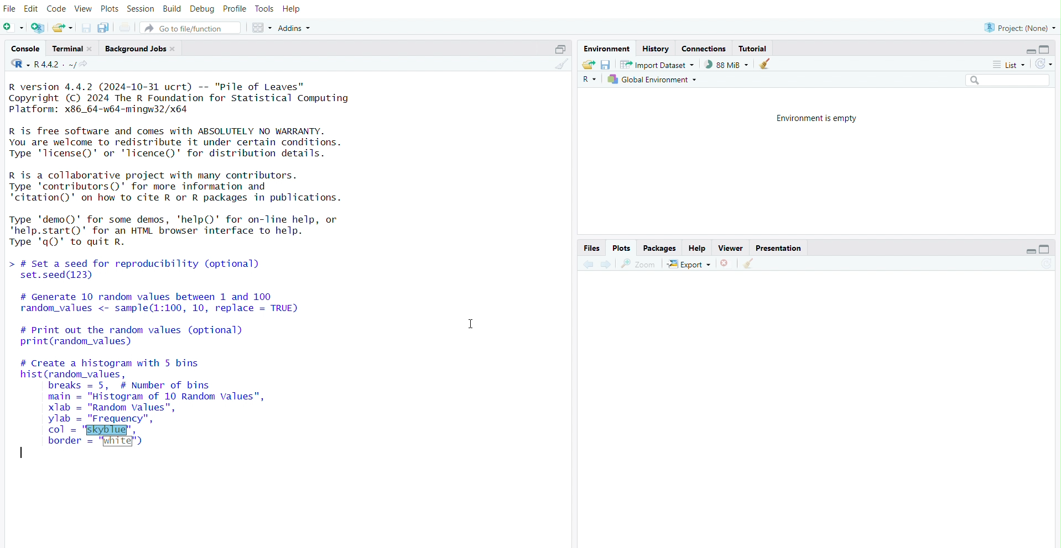 This screenshot has height=548, width=1061. What do you see at coordinates (752, 48) in the screenshot?
I see `tutorial` at bounding box center [752, 48].